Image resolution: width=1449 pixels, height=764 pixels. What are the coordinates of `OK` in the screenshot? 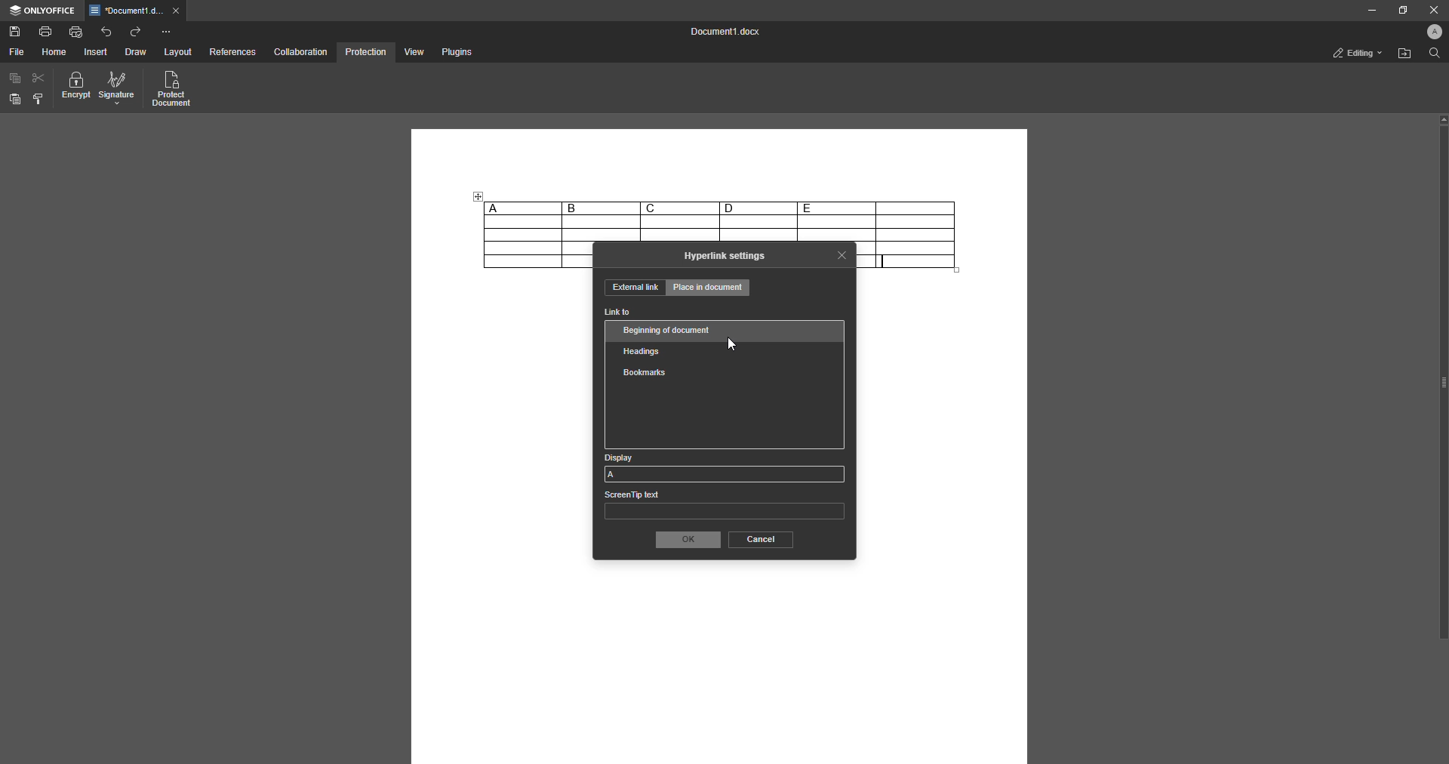 It's located at (686, 540).